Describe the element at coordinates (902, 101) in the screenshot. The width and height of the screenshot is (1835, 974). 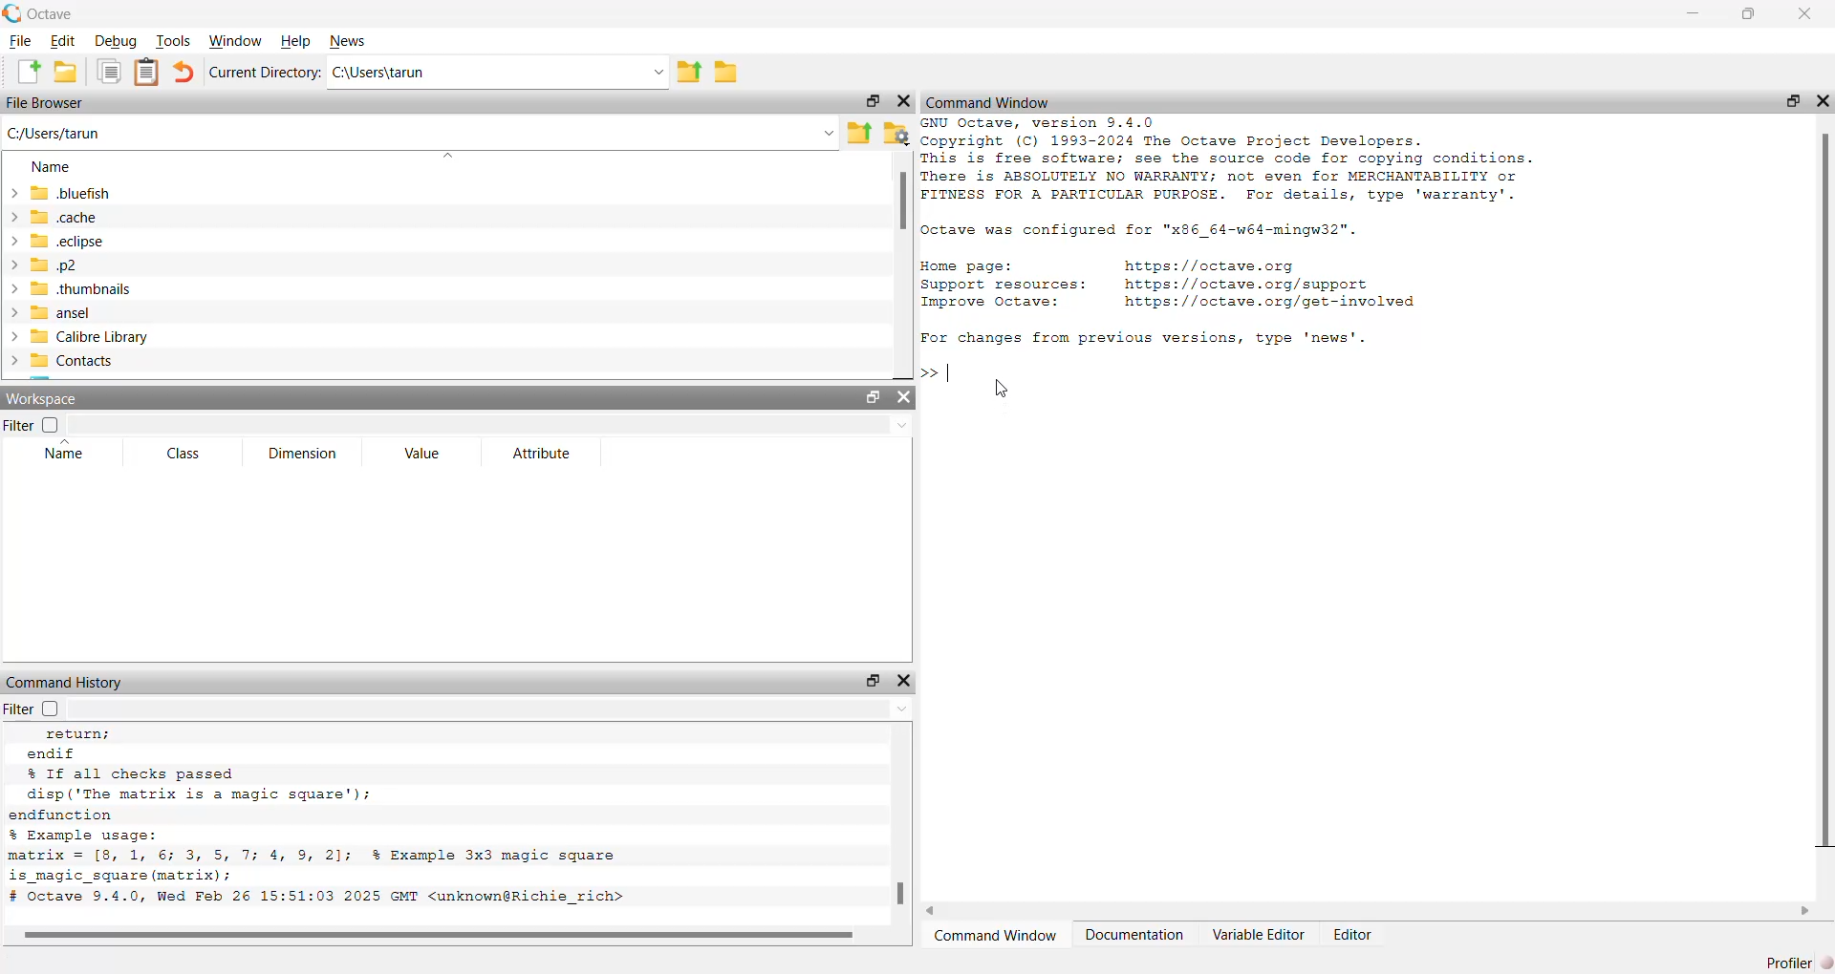
I see `close` at that location.